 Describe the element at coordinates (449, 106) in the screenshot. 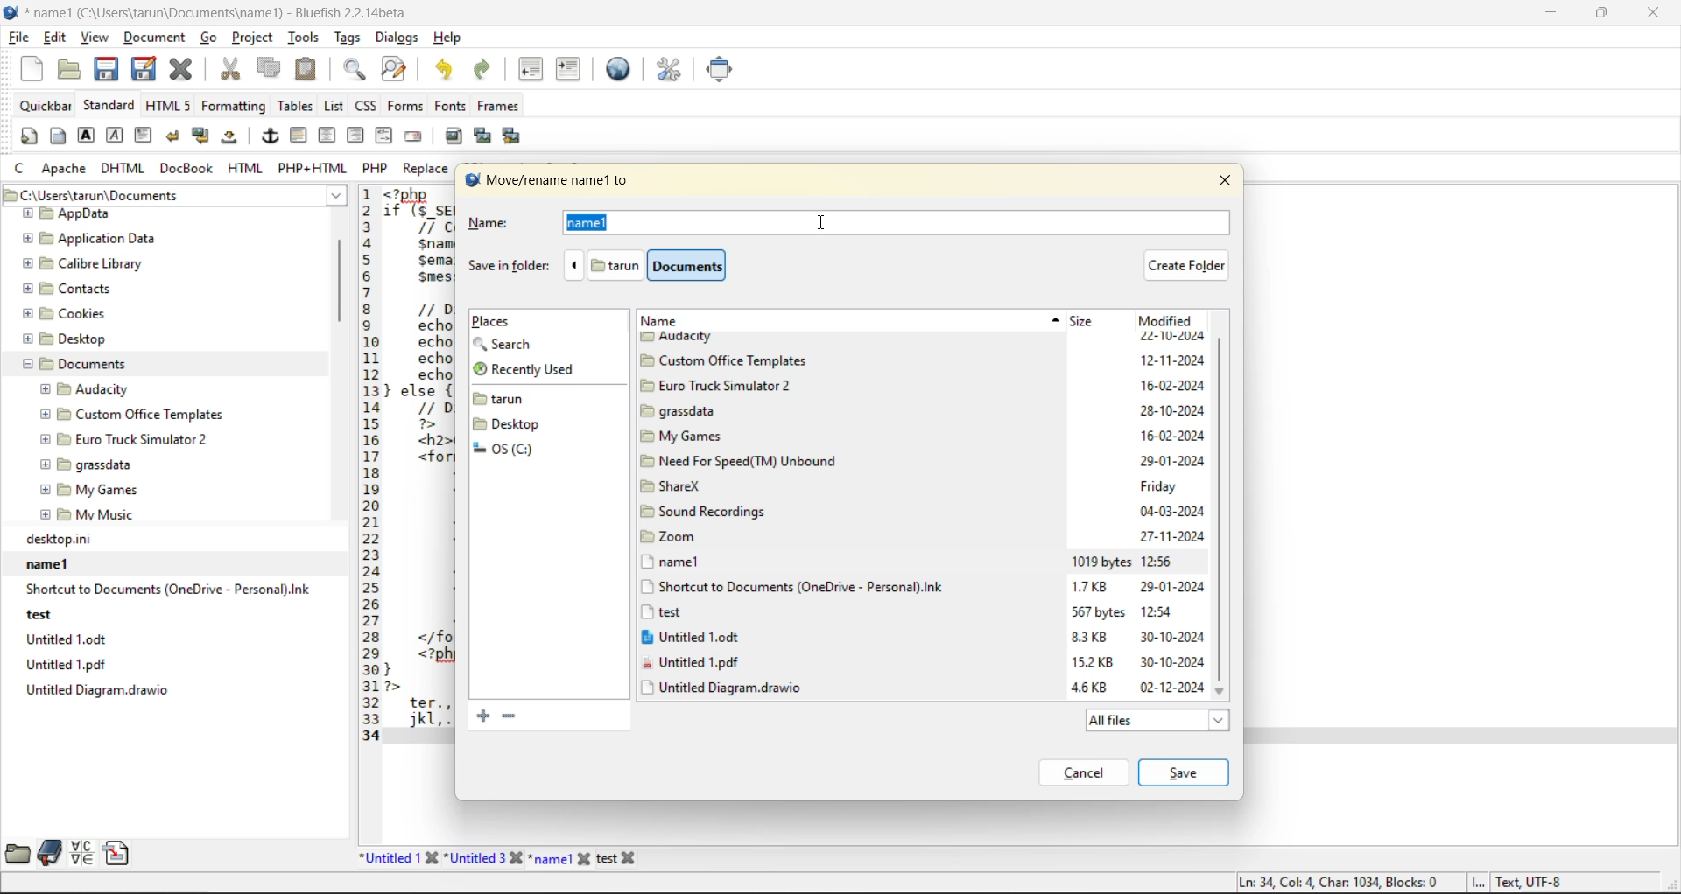

I see `fonts ` at that location.